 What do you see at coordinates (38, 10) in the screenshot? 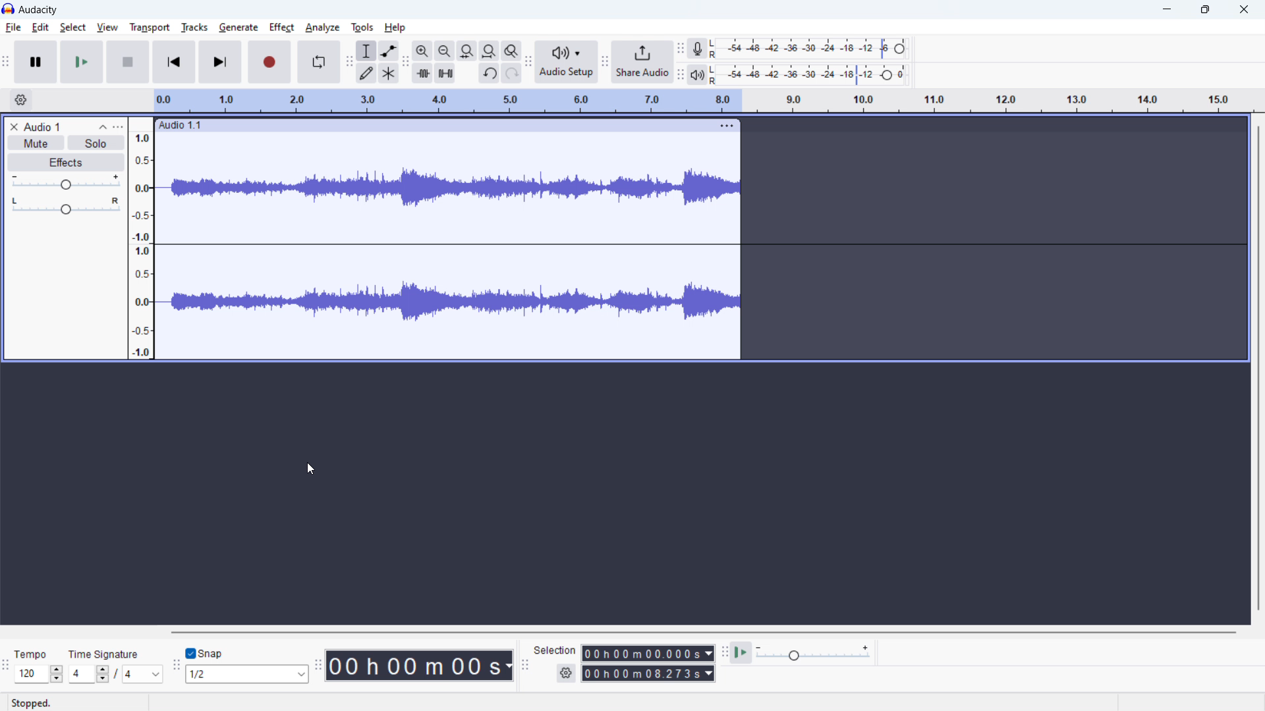
I see `title` at bounding box center [38, 10].